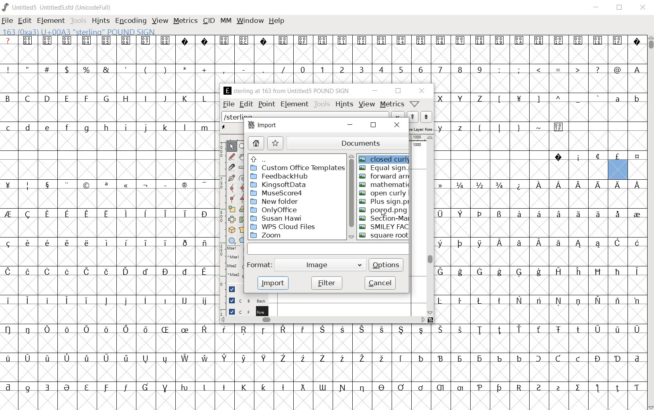 The width and height of the screenshot is (654, 410). Describe the element at coordinates (204, 357) in the screenshot. I see `Symbol` at that location.